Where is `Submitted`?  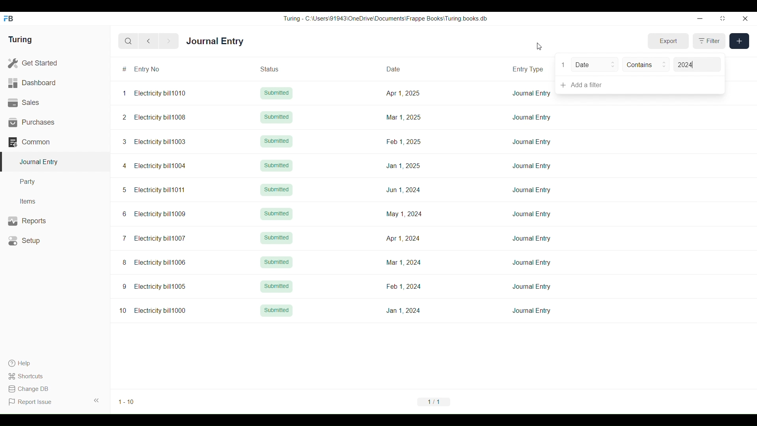 Submitted is located at coordinates (276, 117).